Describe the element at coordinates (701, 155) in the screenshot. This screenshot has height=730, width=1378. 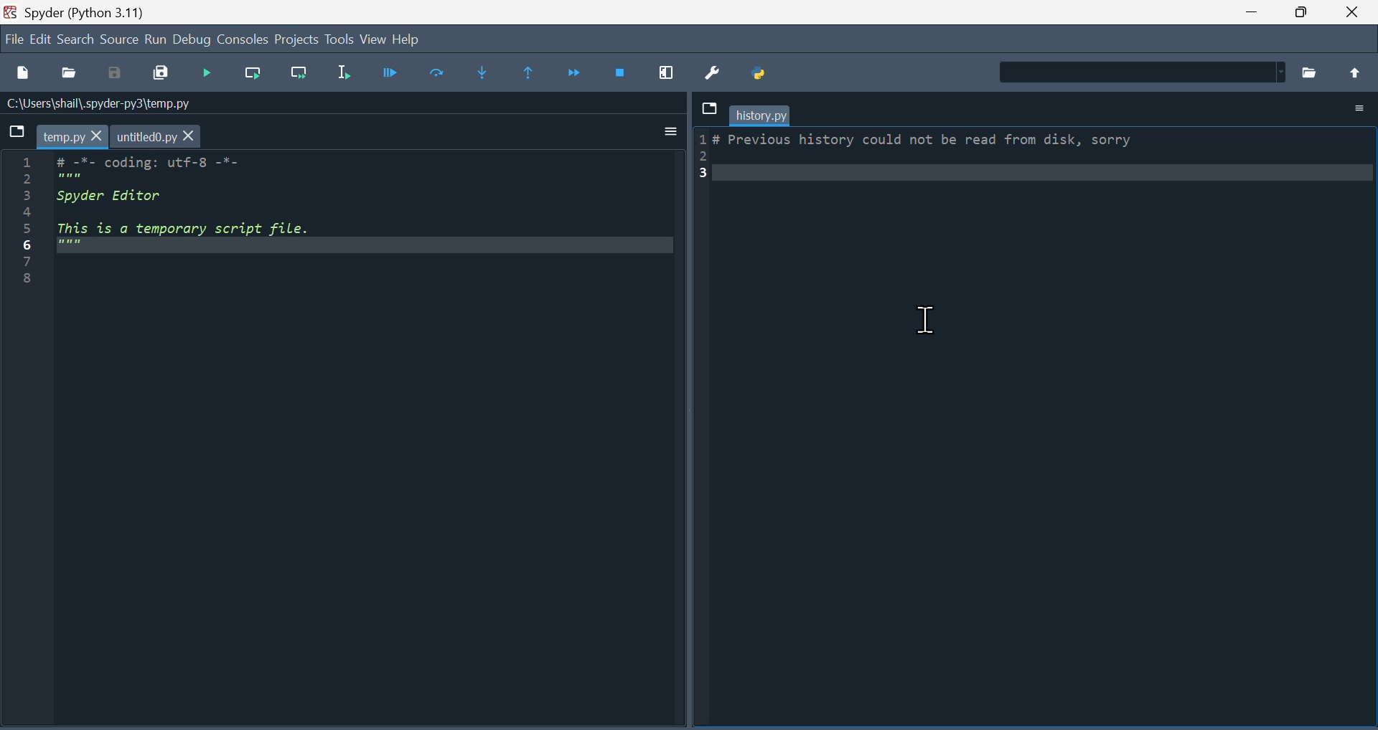
I see `serail numbers (1-3)` at that location.